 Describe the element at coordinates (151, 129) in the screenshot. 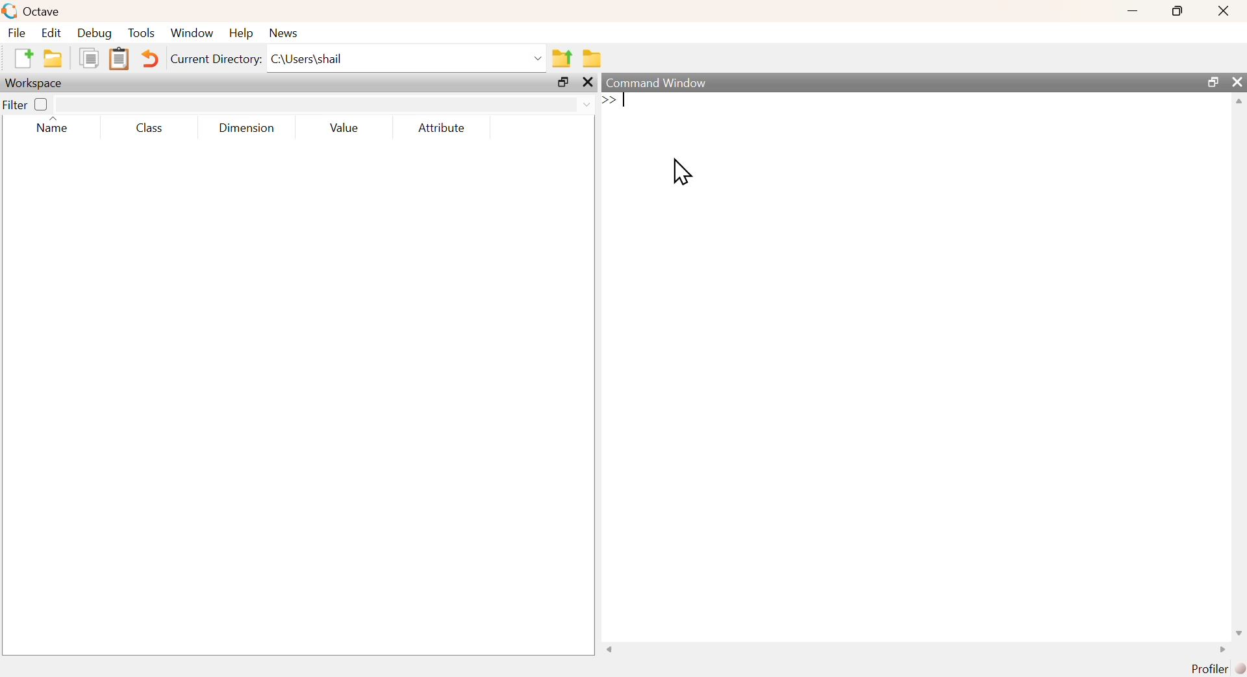

I see `Class` at that location.